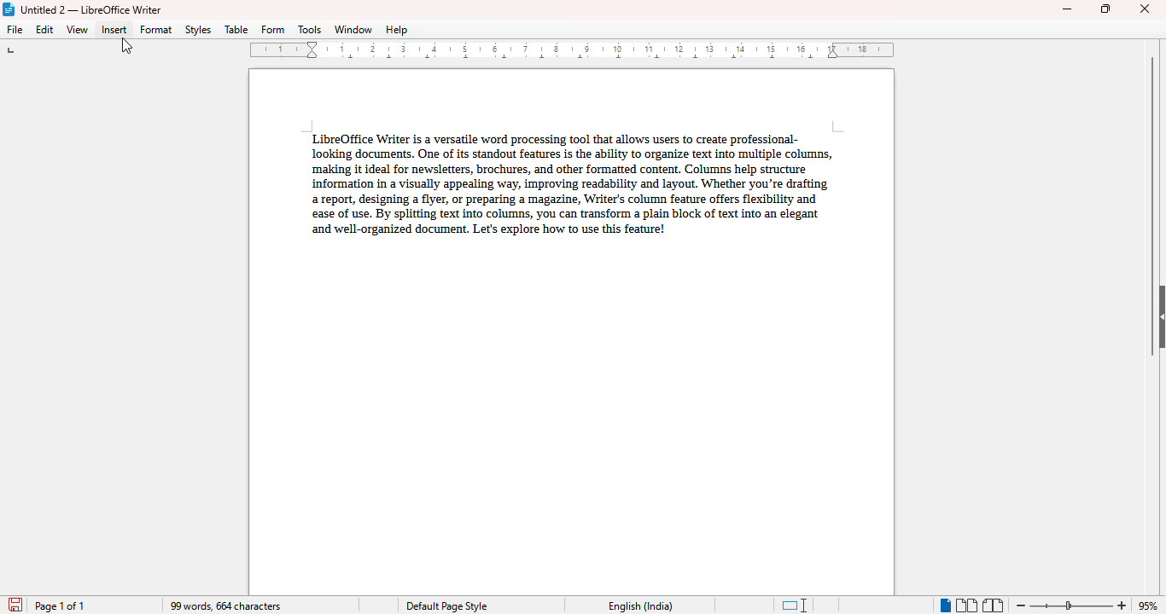  I want to click on minimize, so click(1067, 9).